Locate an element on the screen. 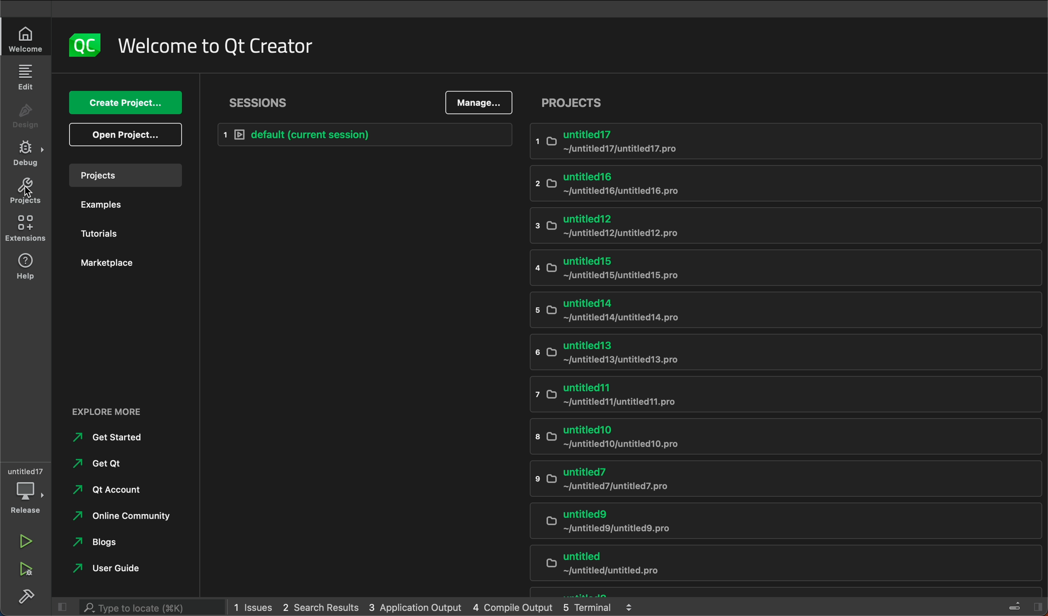 The image size is (1048, 616). projects is located at coordinates (791, 103).